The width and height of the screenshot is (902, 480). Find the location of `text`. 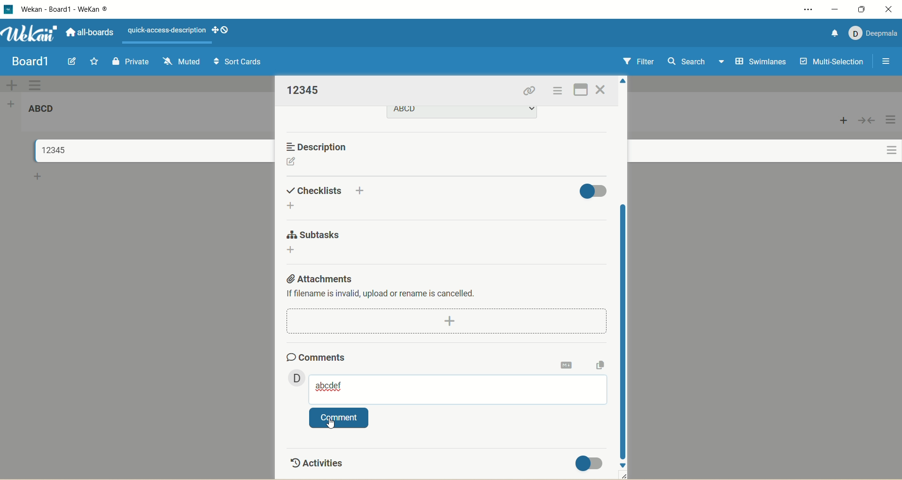

text is located at coordinates (382, 294).